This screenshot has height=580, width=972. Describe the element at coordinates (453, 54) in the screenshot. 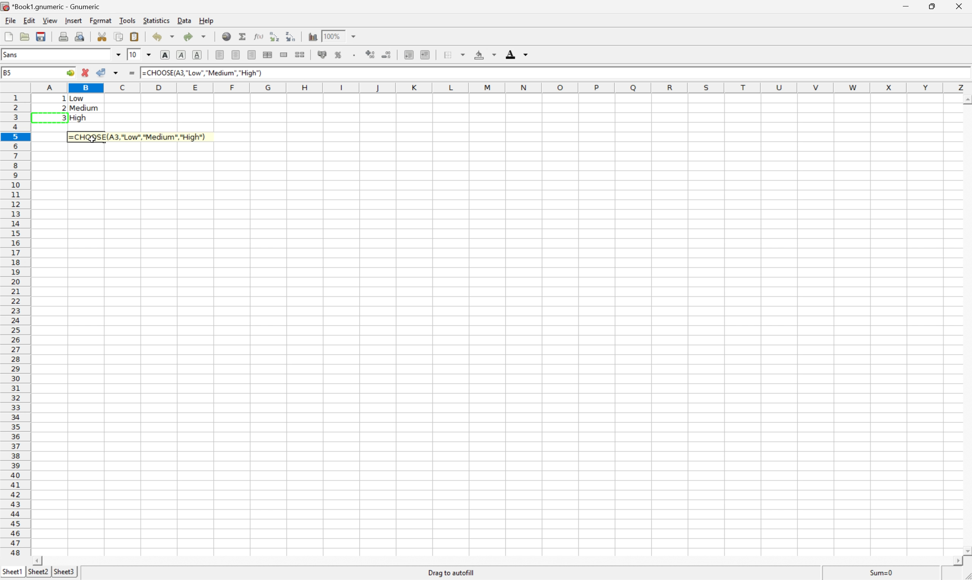

I see `Borders` at that location.